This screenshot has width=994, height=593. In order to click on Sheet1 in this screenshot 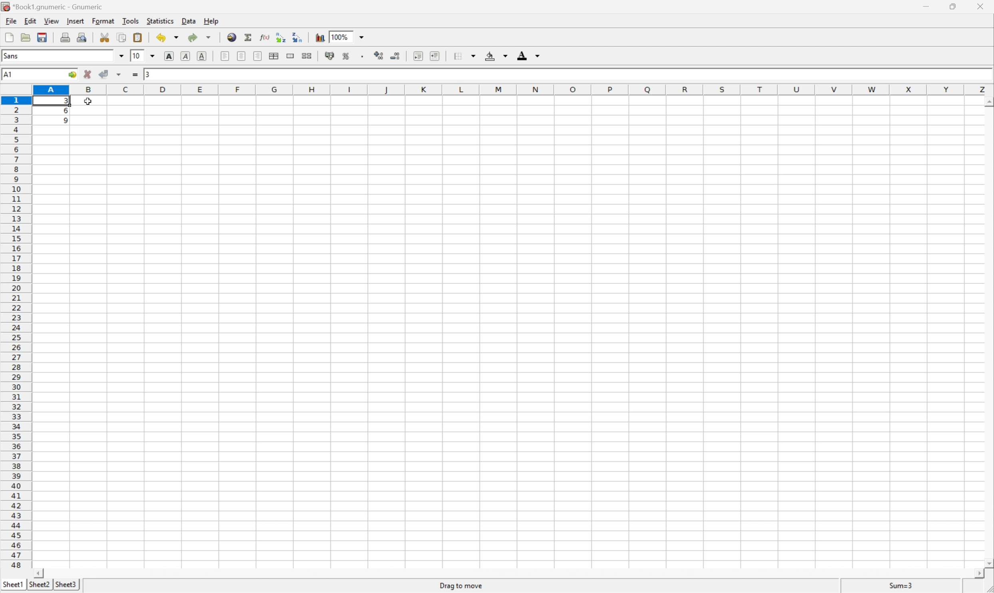, I will do `click(12, 584)`.